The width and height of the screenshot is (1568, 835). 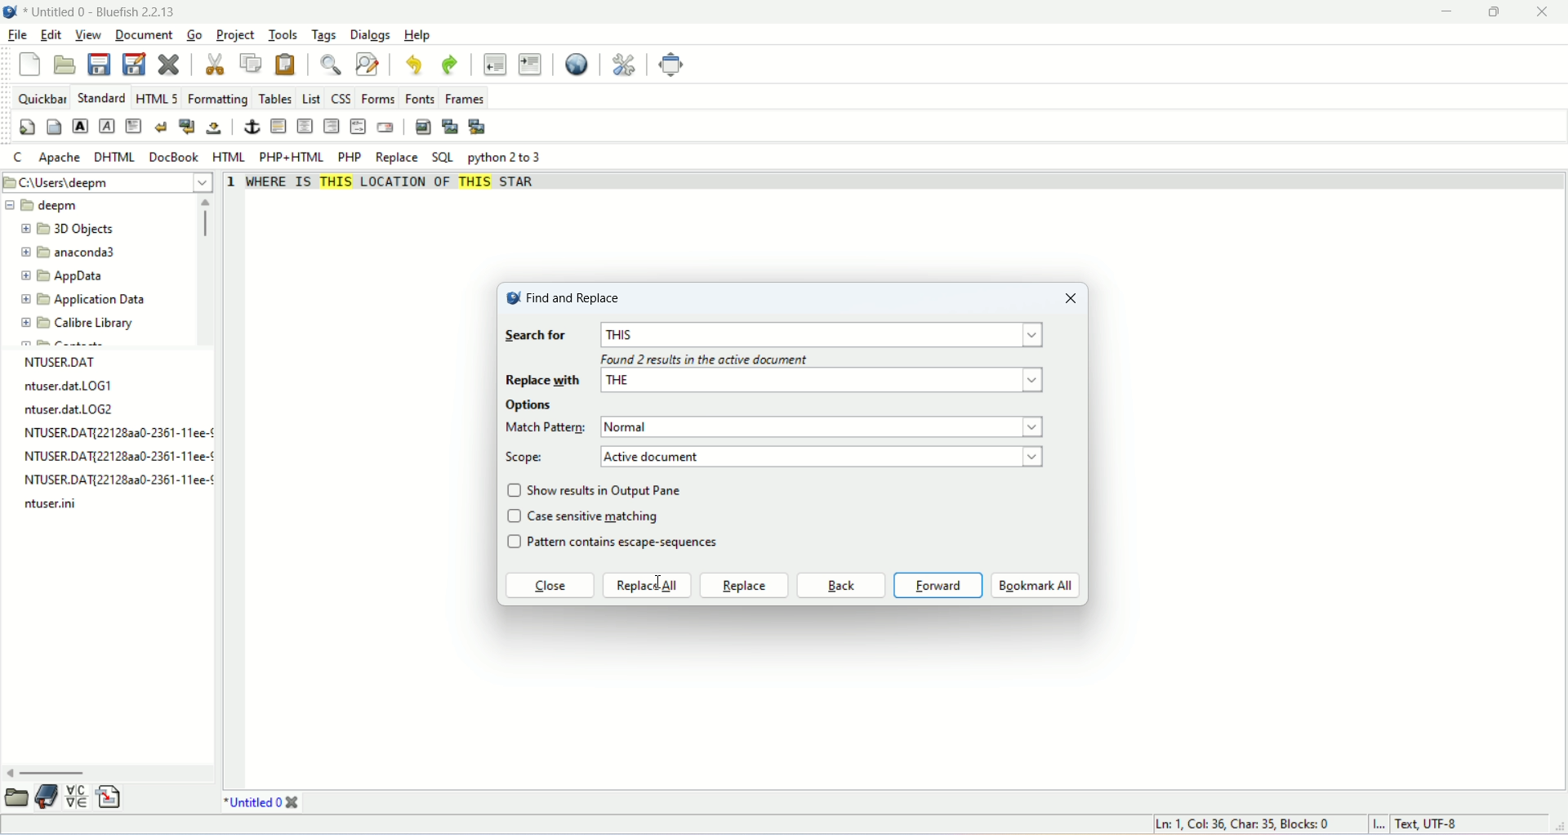 I want to click on standard, so click(x=100, y=97).